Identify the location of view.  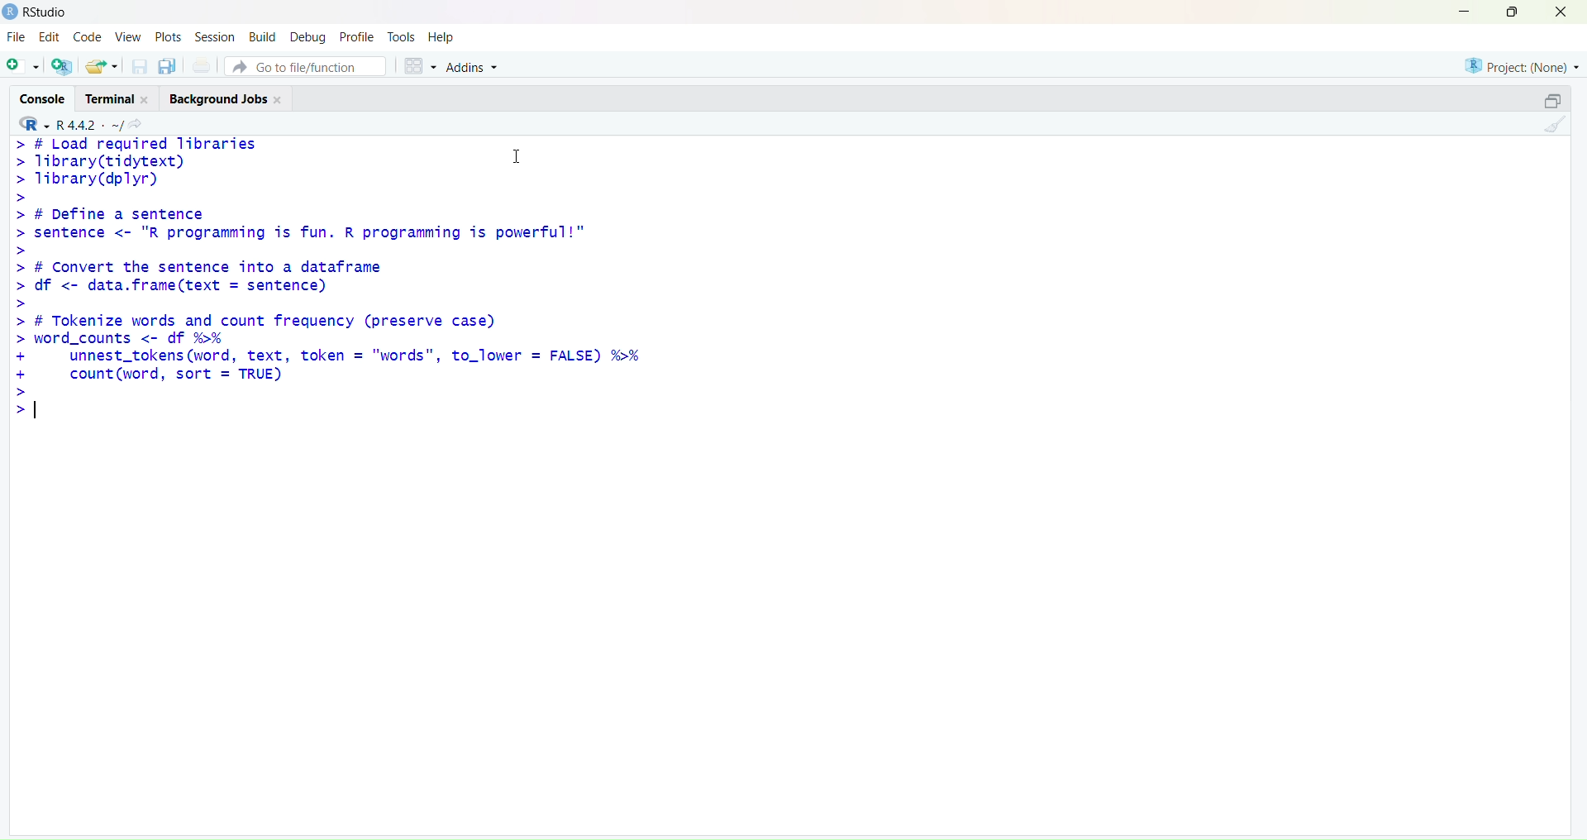
(130, 36).